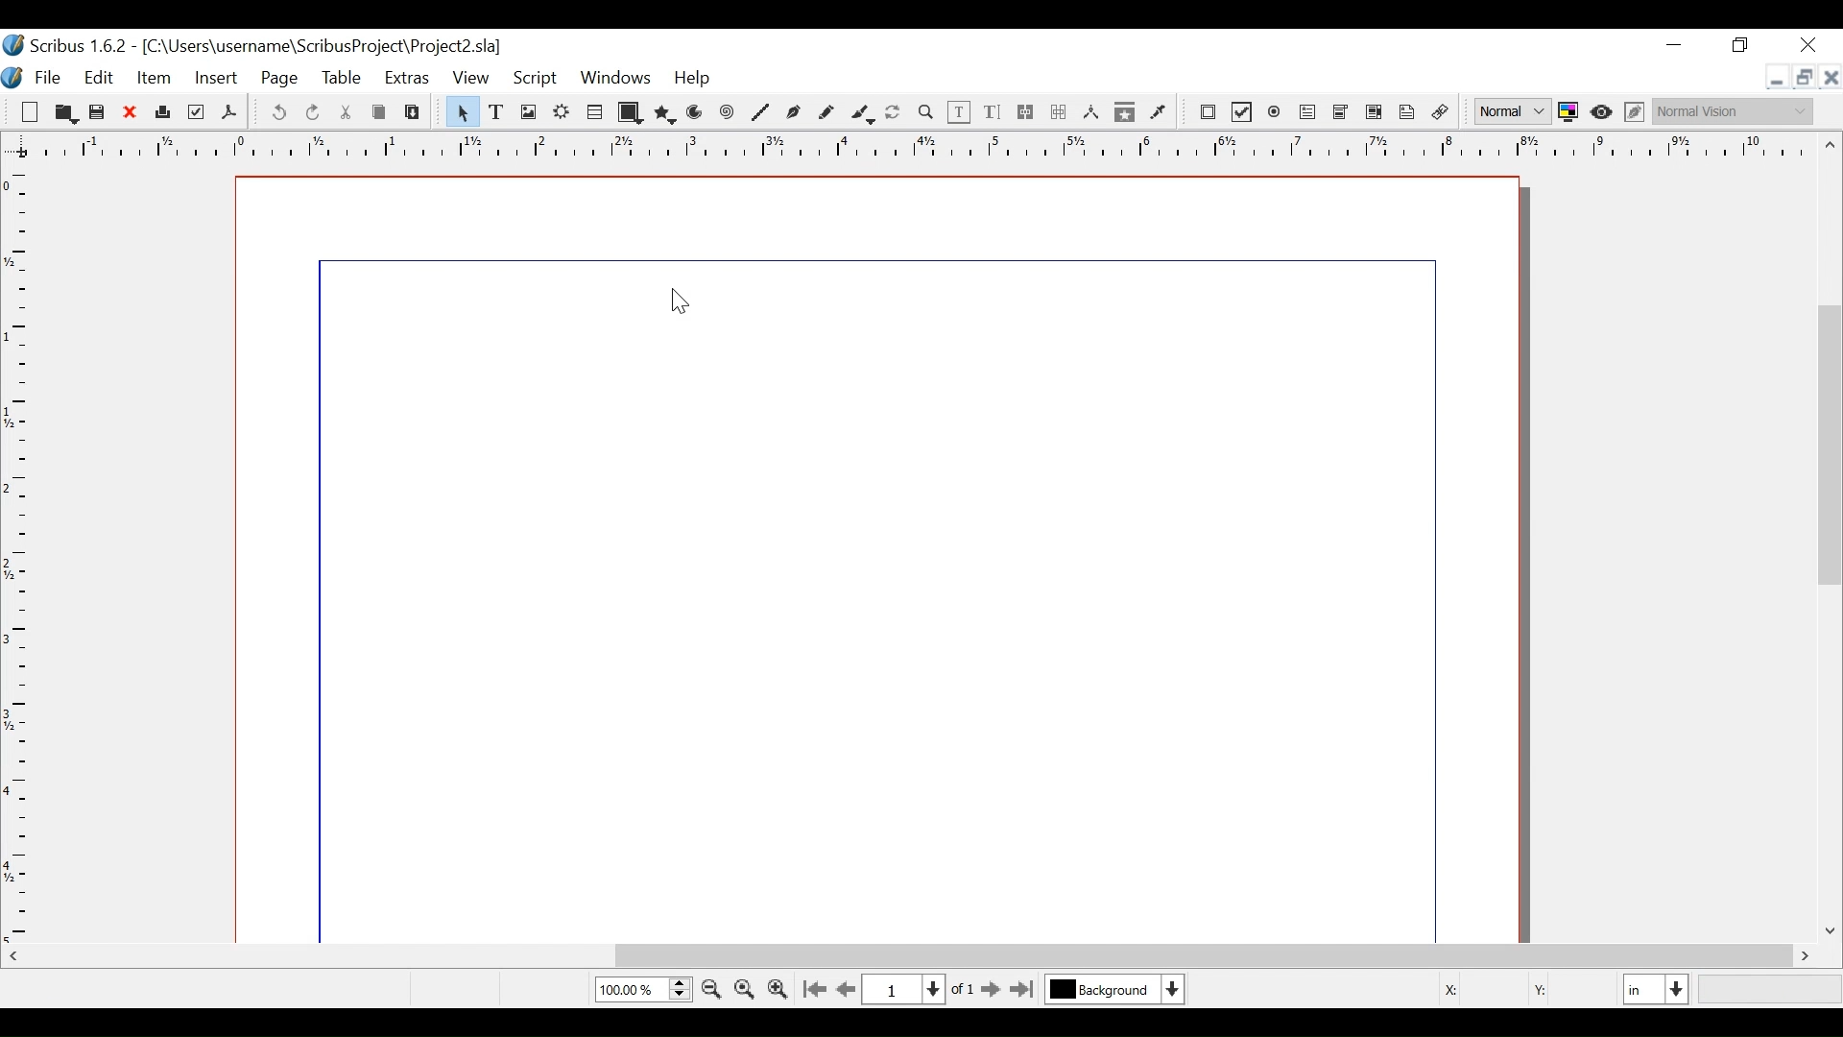  Describe the element at coordinates (1114, 989) in the screenshot. I see `Select the current layer` at that location.